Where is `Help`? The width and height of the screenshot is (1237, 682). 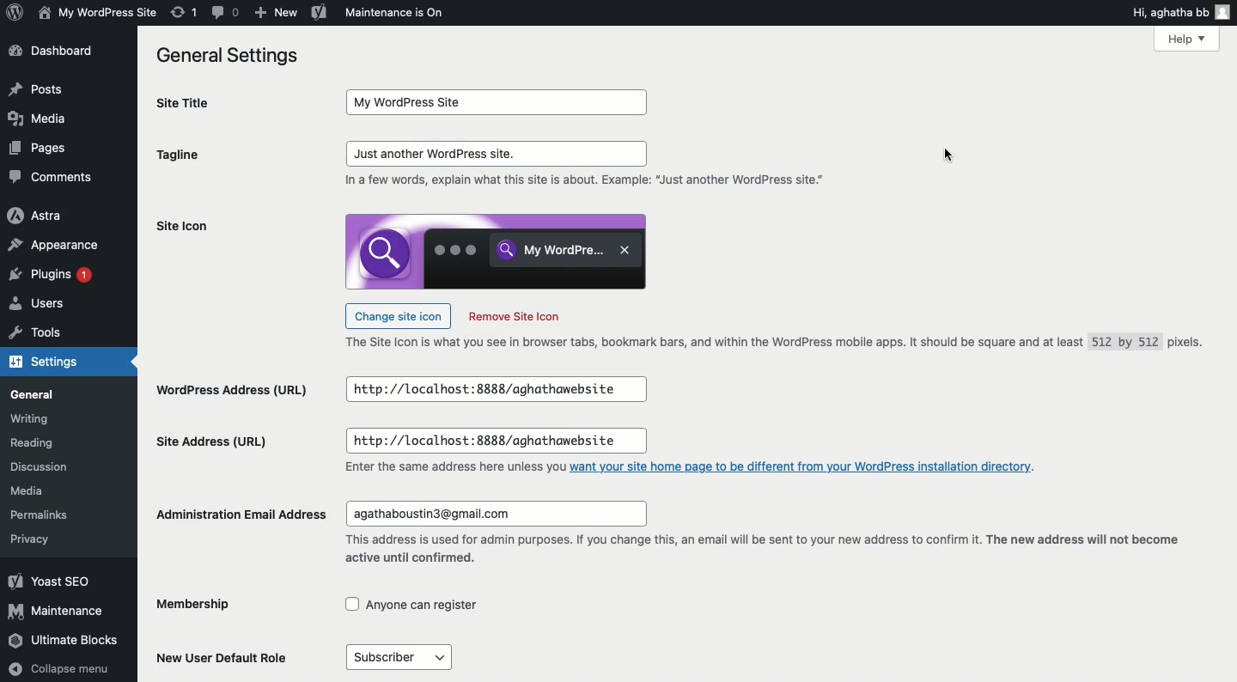 Help is located at coordinates (1186, 38).